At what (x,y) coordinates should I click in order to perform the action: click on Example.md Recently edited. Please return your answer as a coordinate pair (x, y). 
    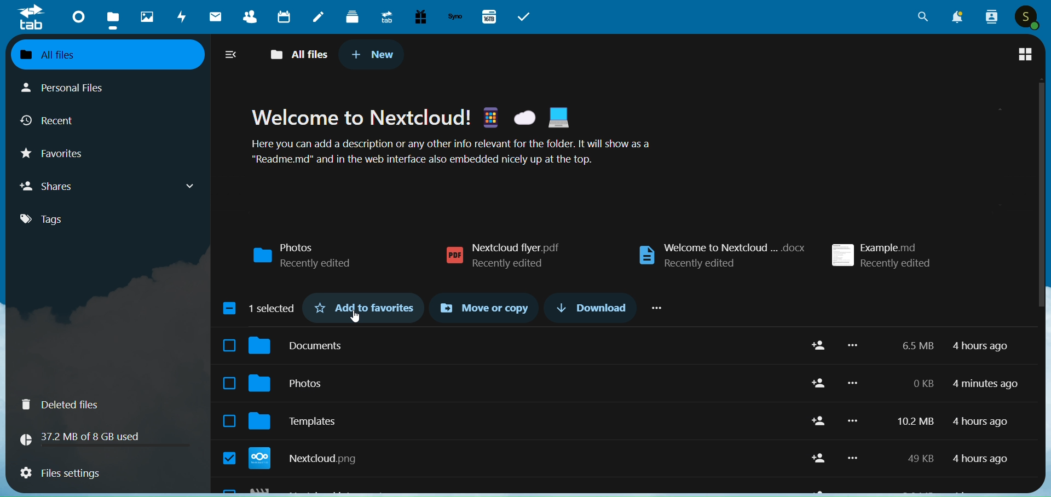
    Looking at the image, I should click on (882, 255).